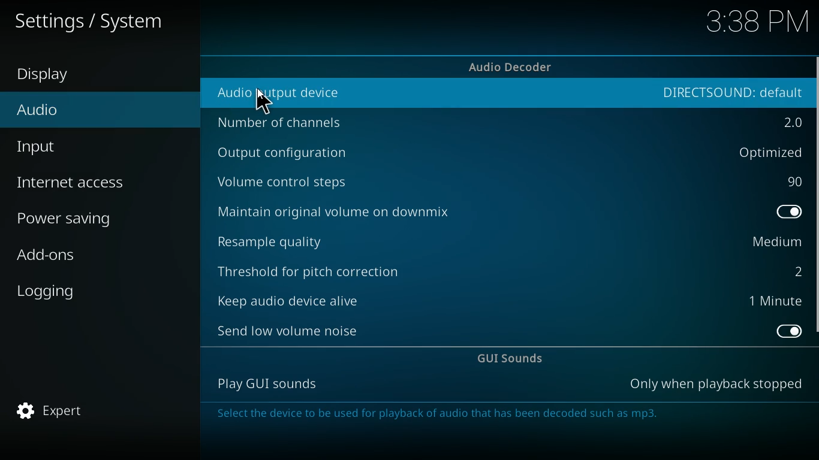  I want to click on audio output device, so click(278, 94).